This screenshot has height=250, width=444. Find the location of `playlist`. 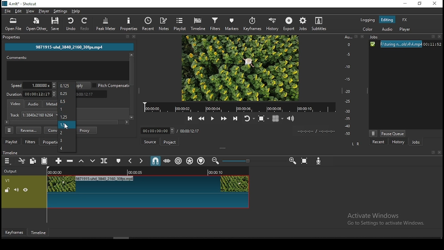

playlist is located at coordinates (11, 141).